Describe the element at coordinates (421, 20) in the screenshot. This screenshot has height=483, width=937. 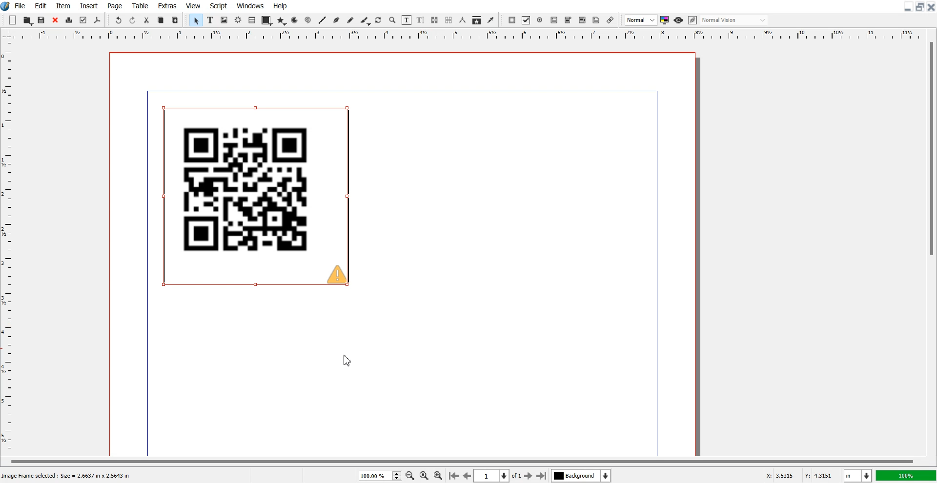
I see `Edit Text` at that location.